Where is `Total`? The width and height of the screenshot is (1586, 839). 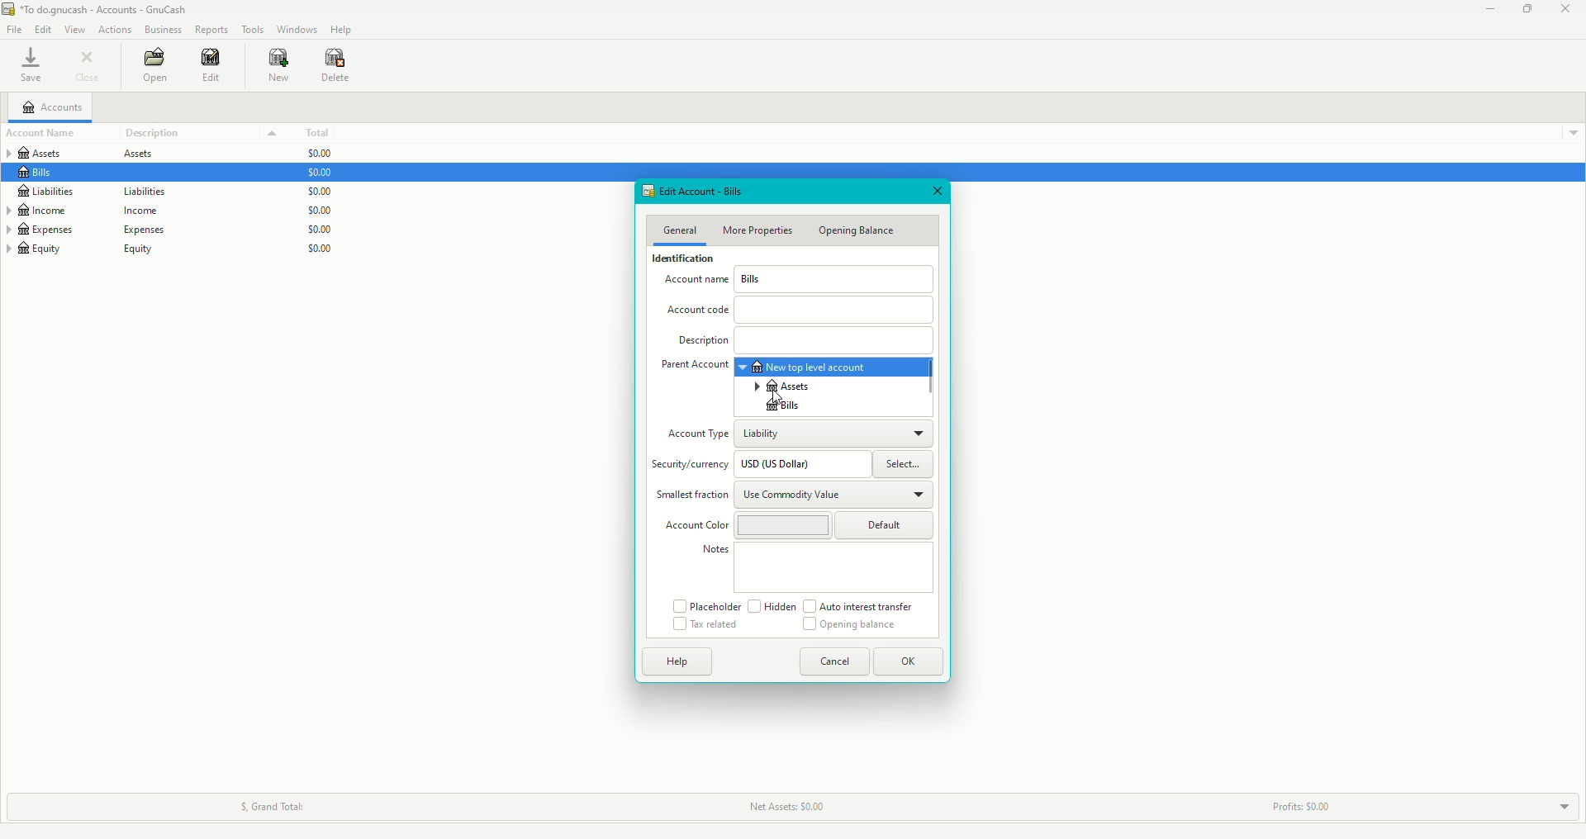 Total is located at coordinates (324, 133).